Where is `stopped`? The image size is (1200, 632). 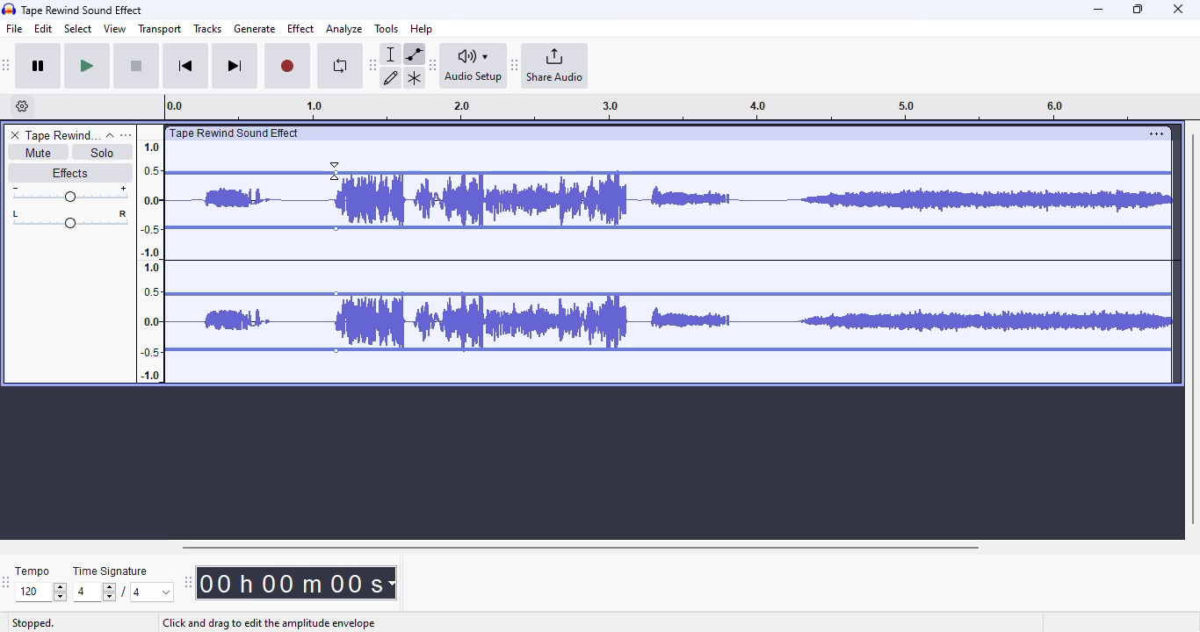
stopped is located at coordinates (33, 624).